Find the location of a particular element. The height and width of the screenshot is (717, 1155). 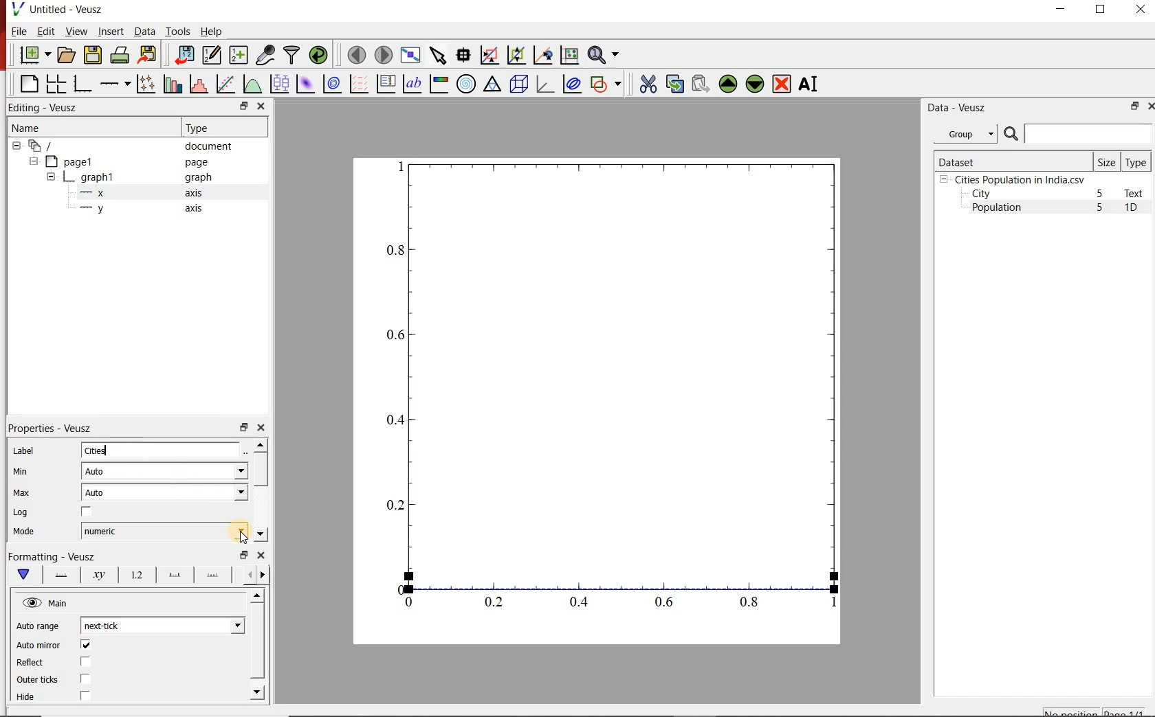

x axis is located at coordinates (143, 193).